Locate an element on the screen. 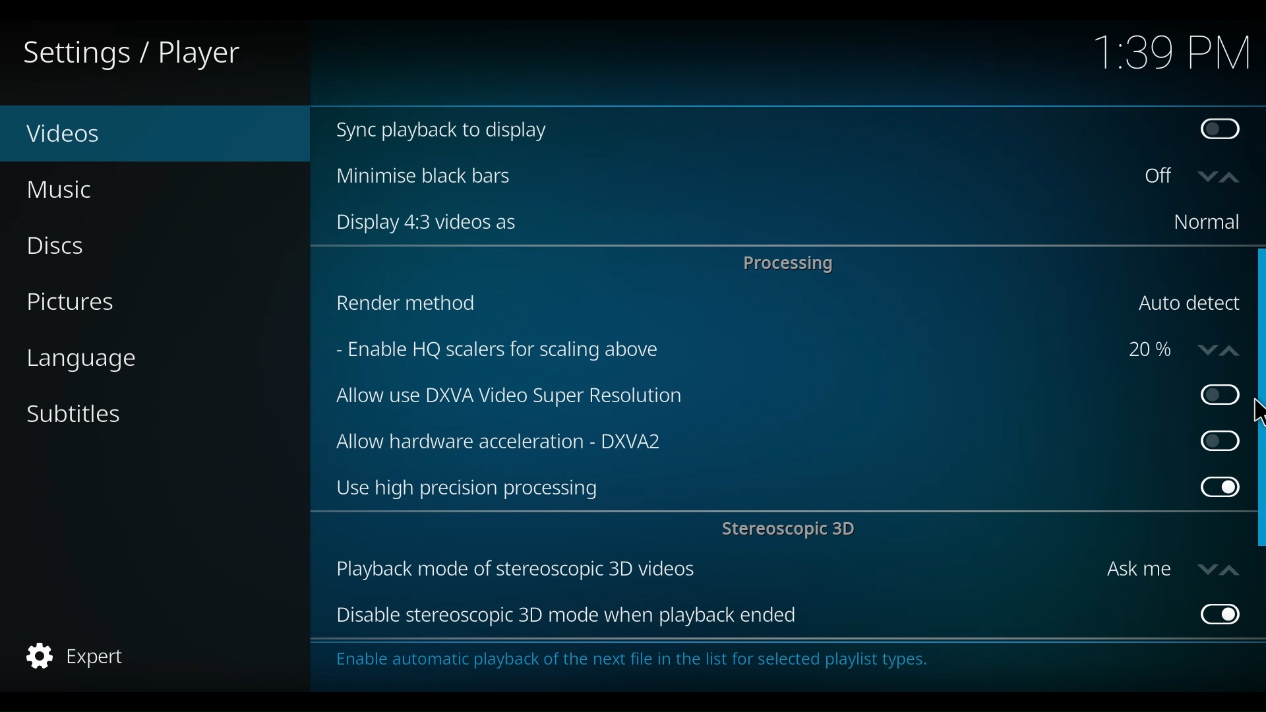  Auto detect is located at coordinates (1188, 304).